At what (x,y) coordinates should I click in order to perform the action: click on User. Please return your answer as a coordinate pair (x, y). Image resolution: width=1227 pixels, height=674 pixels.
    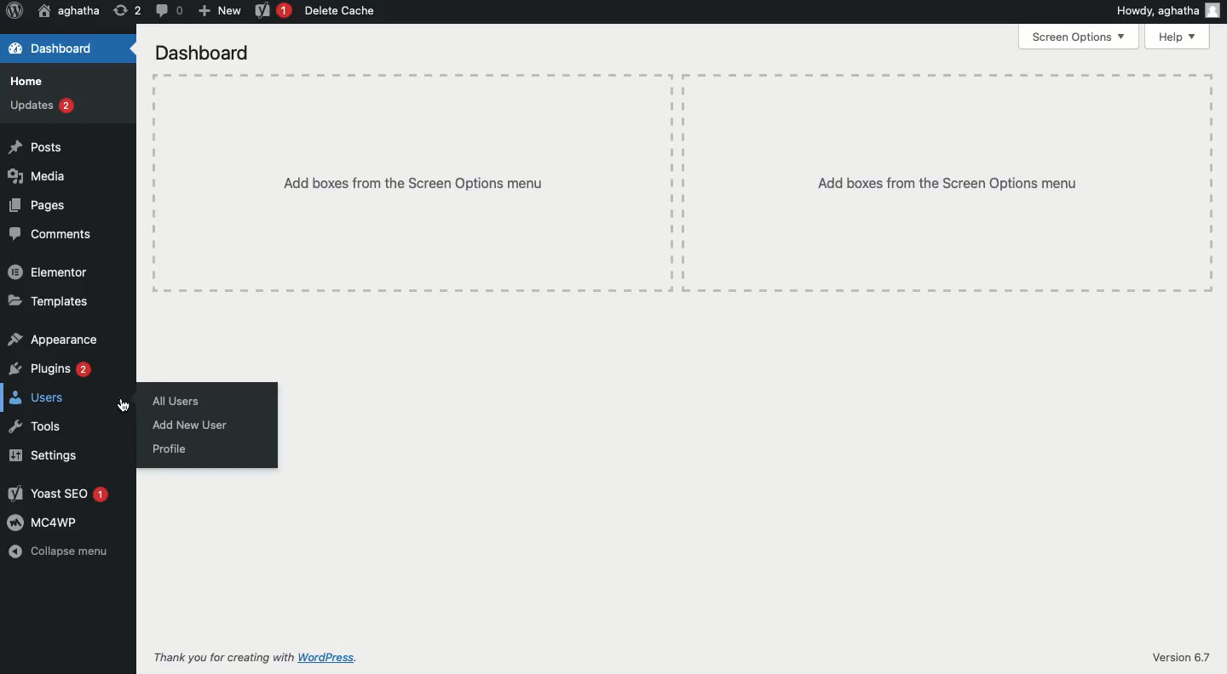
    Looking at the image, I should click on (70, 10).